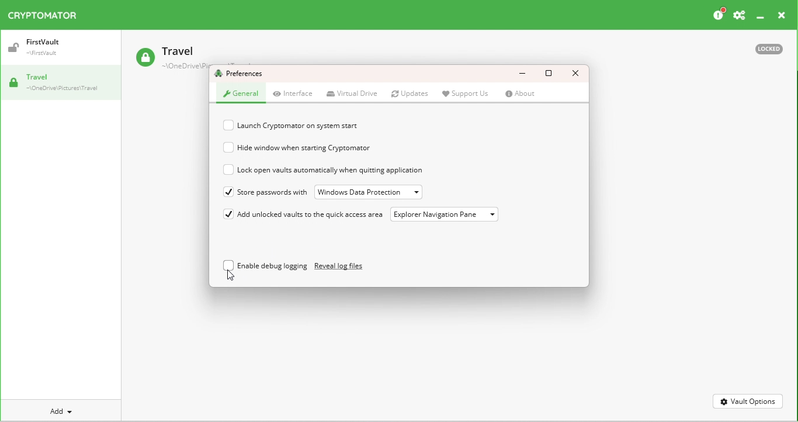  I want to click on Explore navigation pane, so click(446, 216).